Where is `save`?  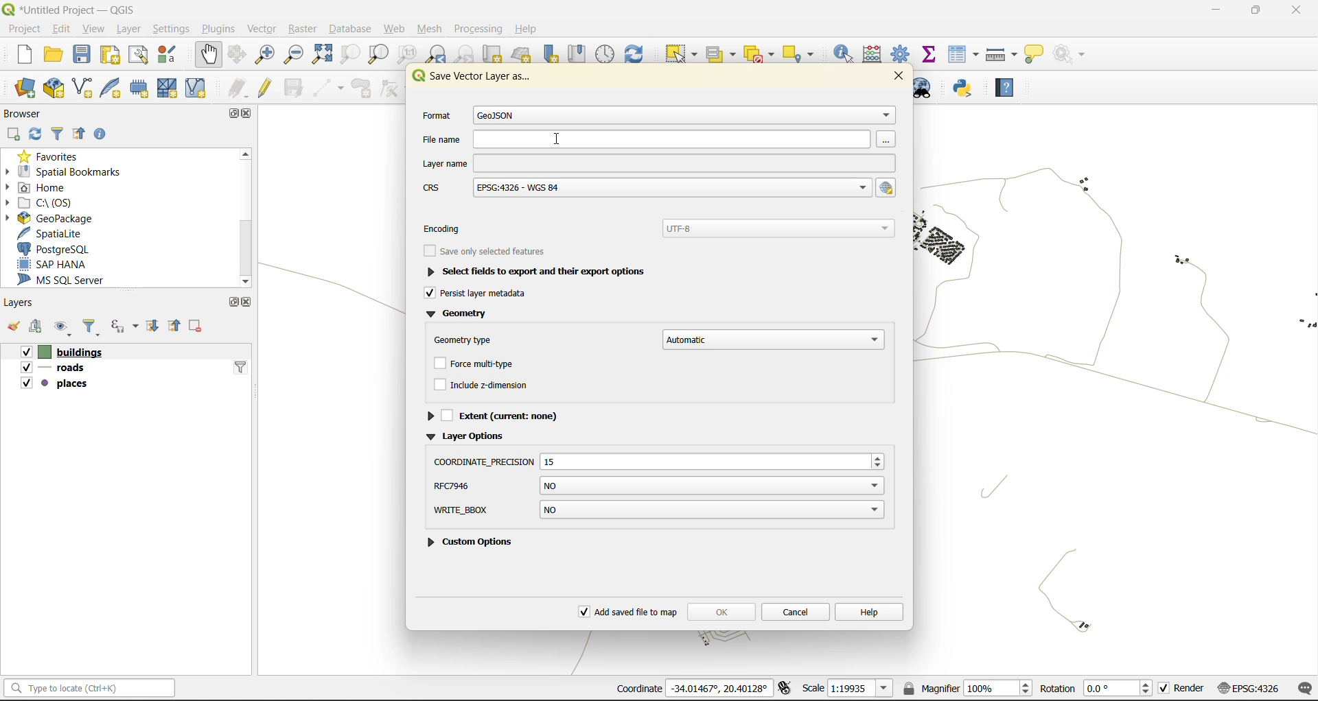
save is located at coordinates (82, 56).